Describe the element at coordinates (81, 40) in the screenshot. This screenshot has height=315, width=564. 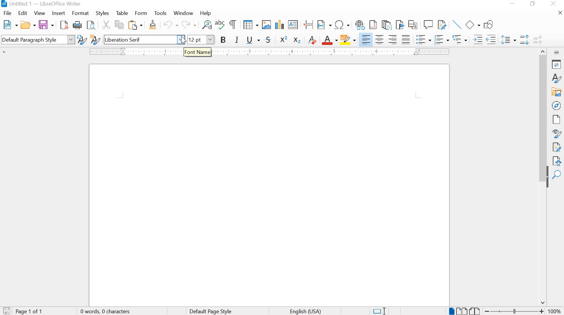
I see `UPDATE SELECTED STYLE` at that location.